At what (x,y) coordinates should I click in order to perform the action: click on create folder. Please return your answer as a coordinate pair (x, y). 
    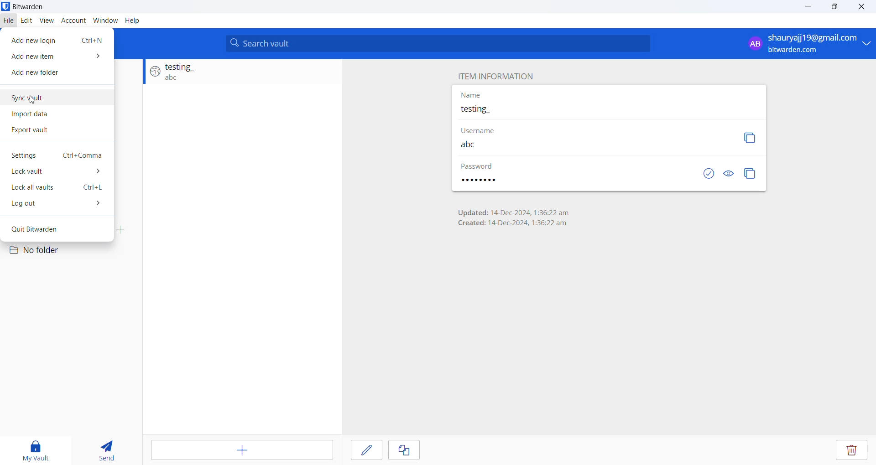
    Looking at the image, I should click on (124, 229).